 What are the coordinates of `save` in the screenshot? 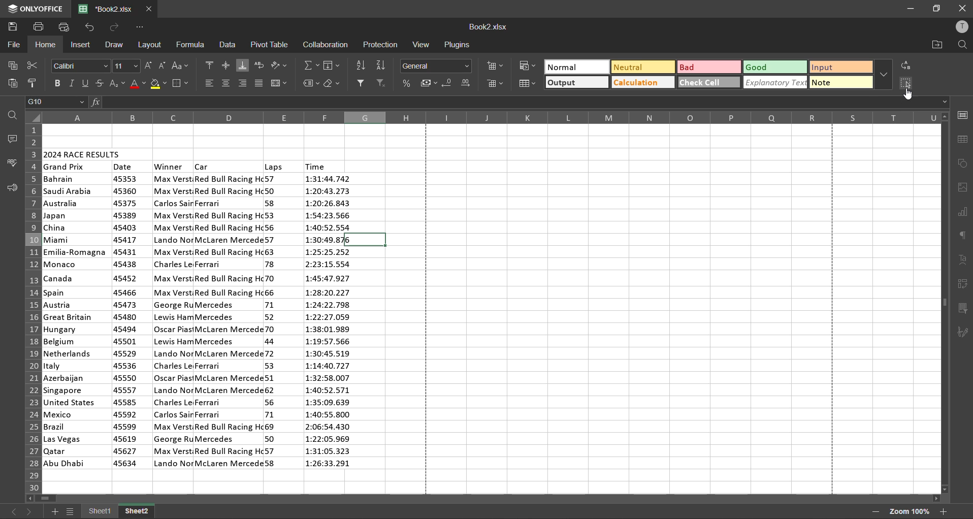 It's located at (14, 28).